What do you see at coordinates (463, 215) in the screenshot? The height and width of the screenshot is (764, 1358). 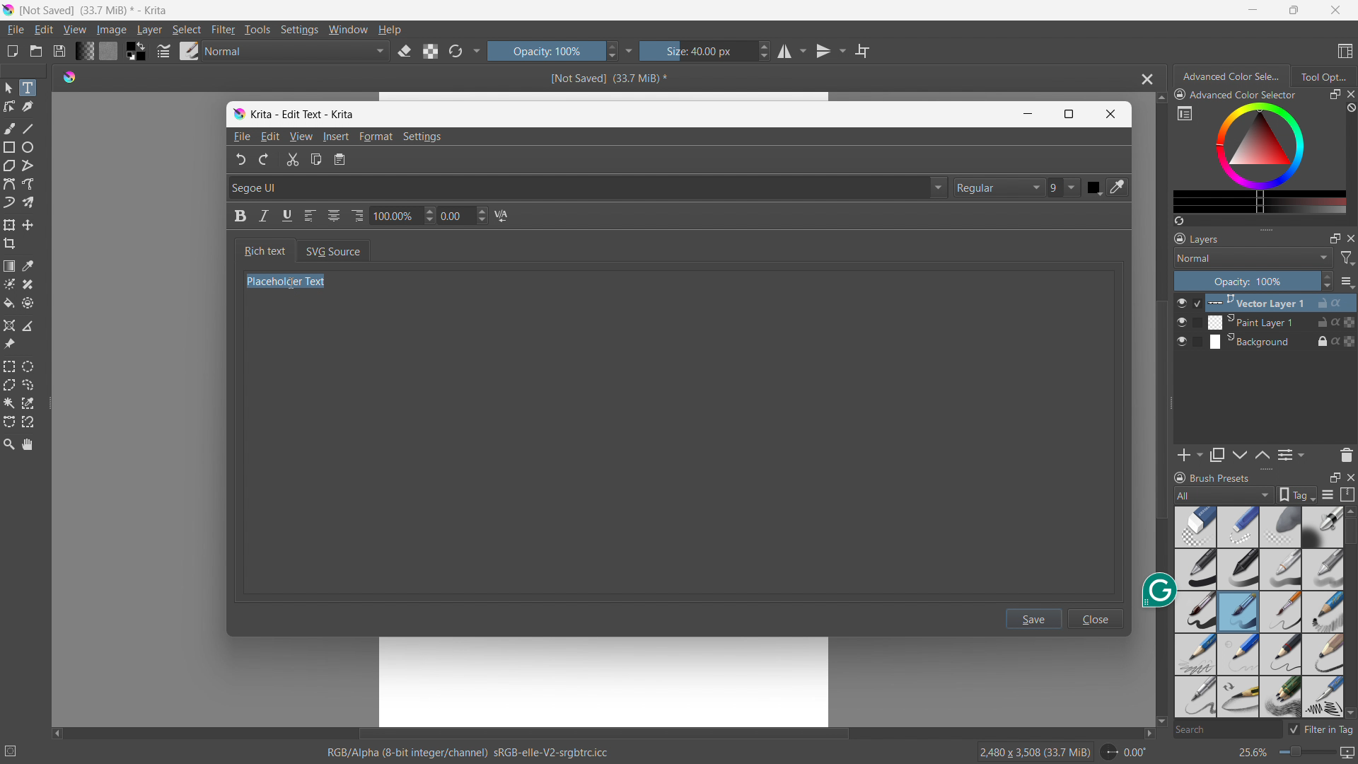 I see `letter spacing` at bounding box center [463, 215].